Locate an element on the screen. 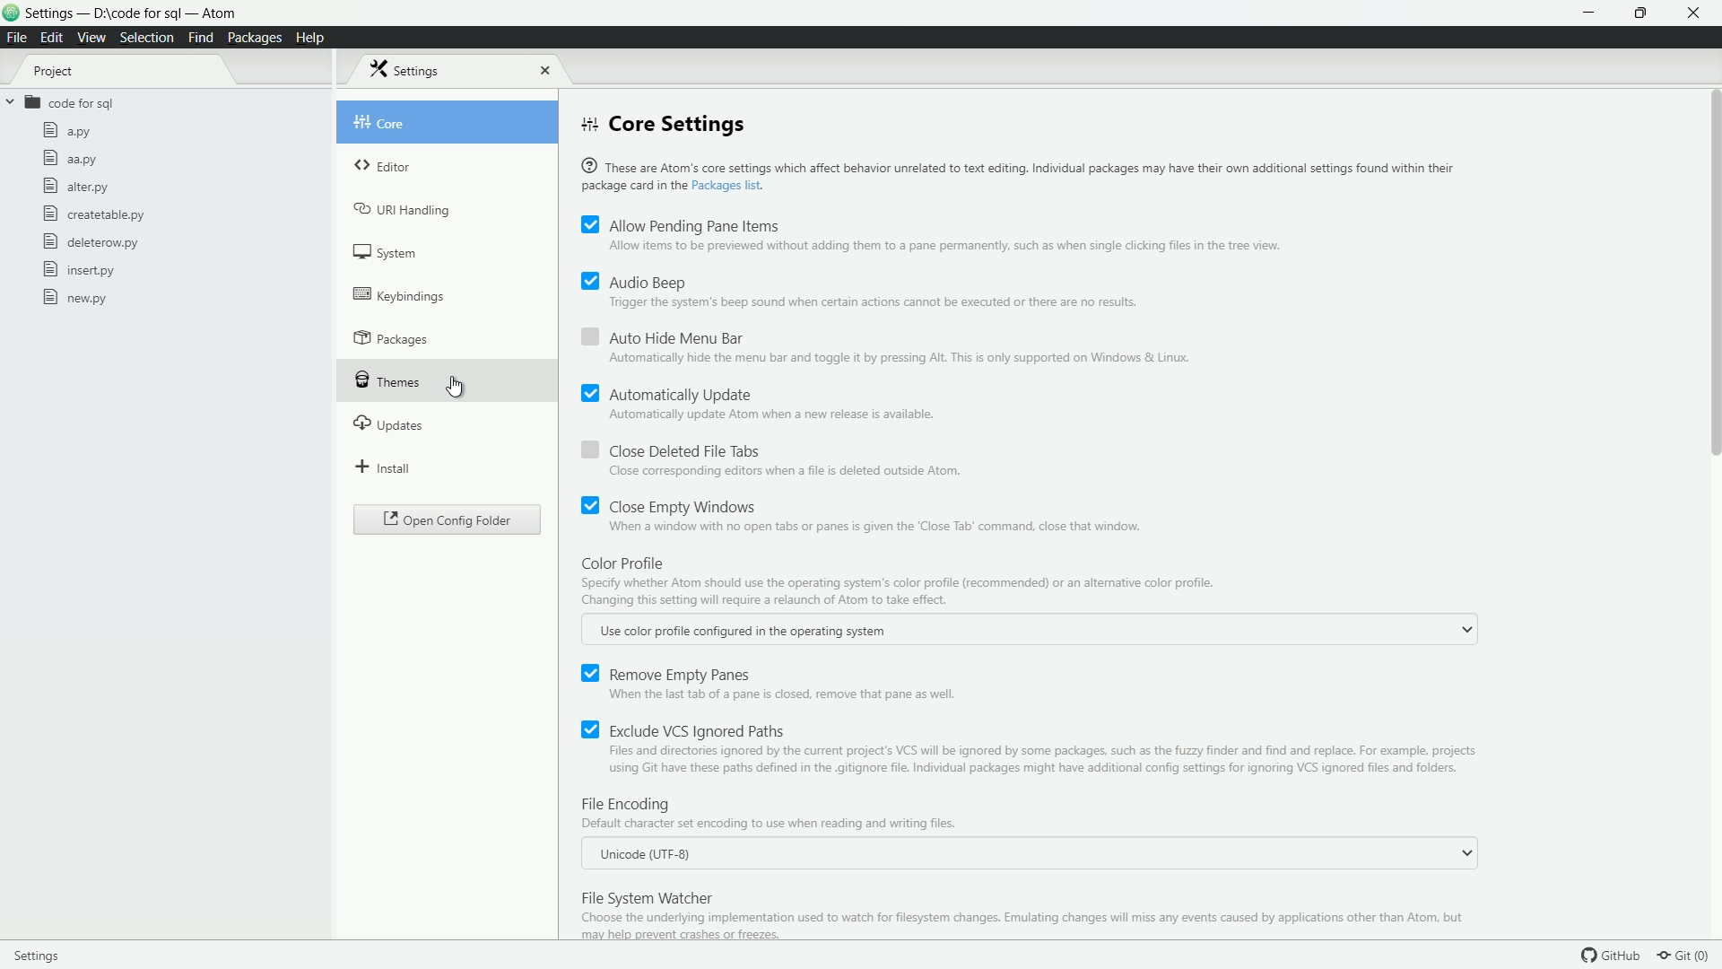 The height and width of the screenshot is (969, 1722). core is located at coordinates (379, 122).